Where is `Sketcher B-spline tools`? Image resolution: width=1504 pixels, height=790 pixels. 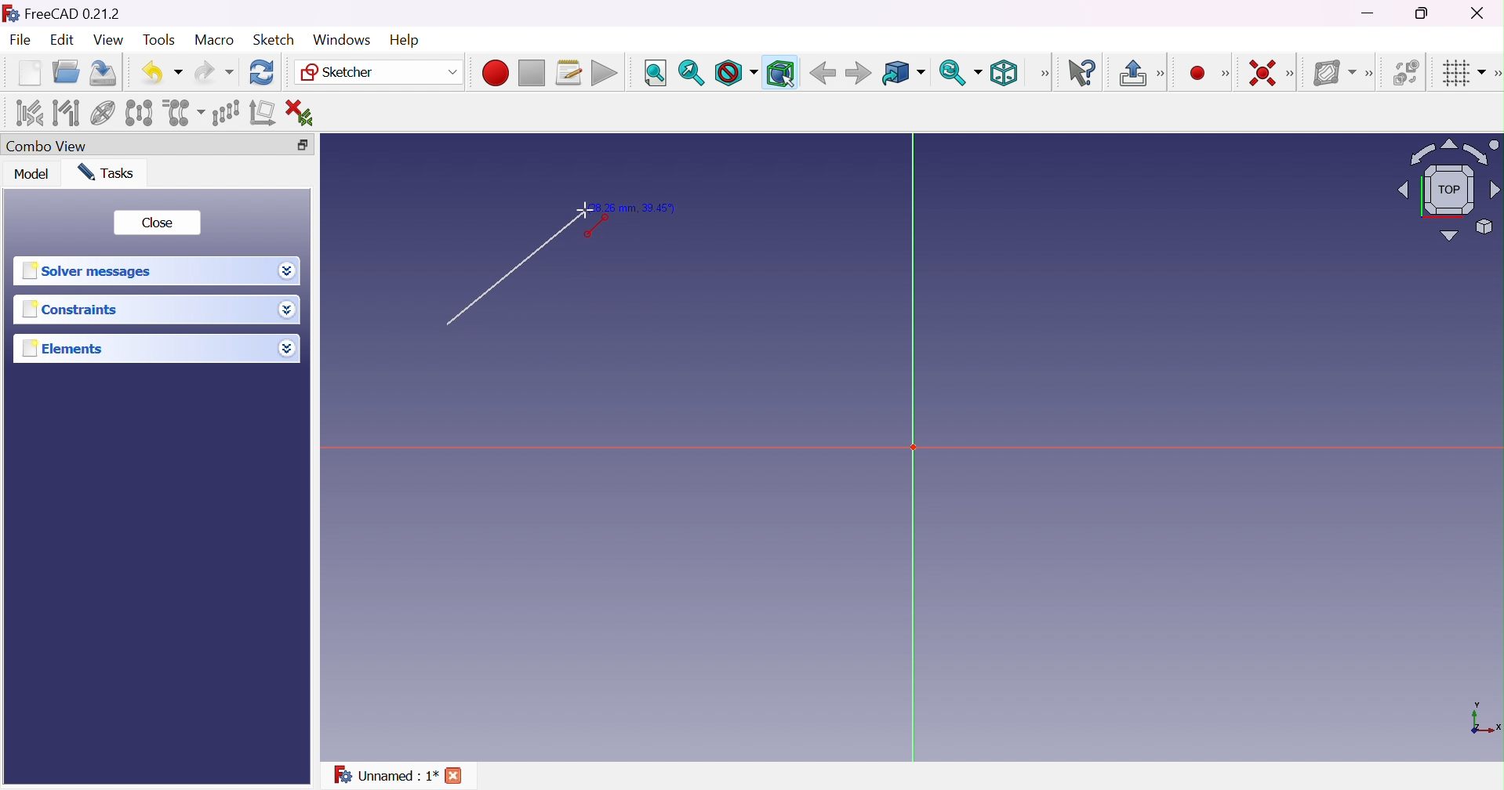 Sketcher B-spline tools is located at coordinates (1374, 75).